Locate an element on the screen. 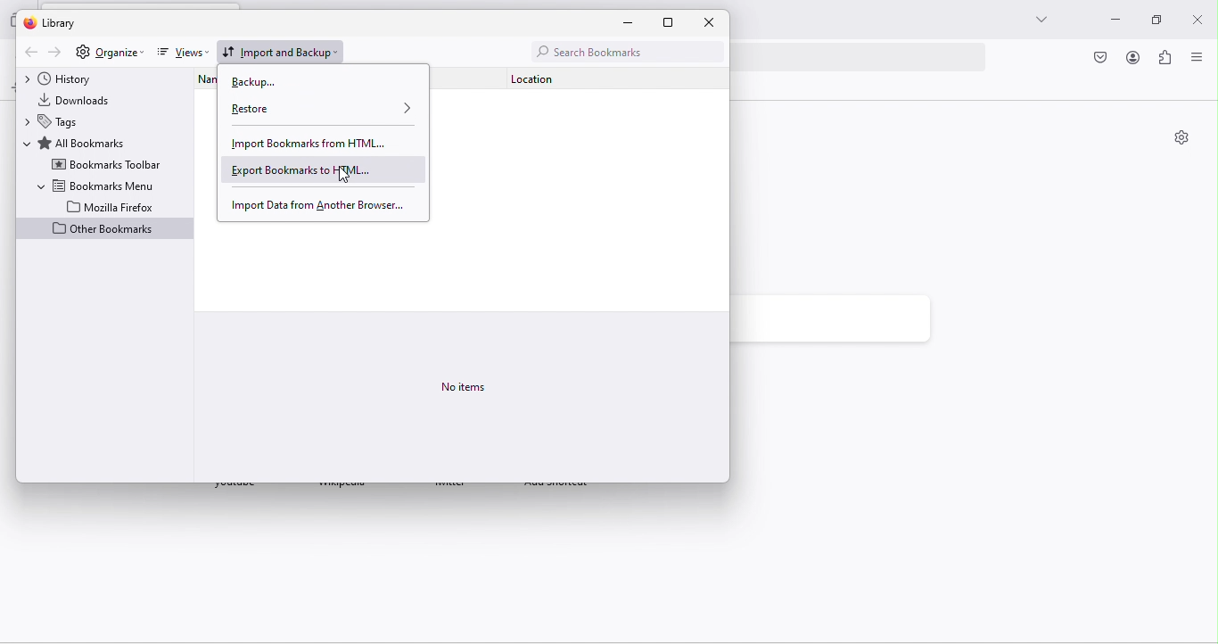  maximize is located at coordinates (1151, 21).